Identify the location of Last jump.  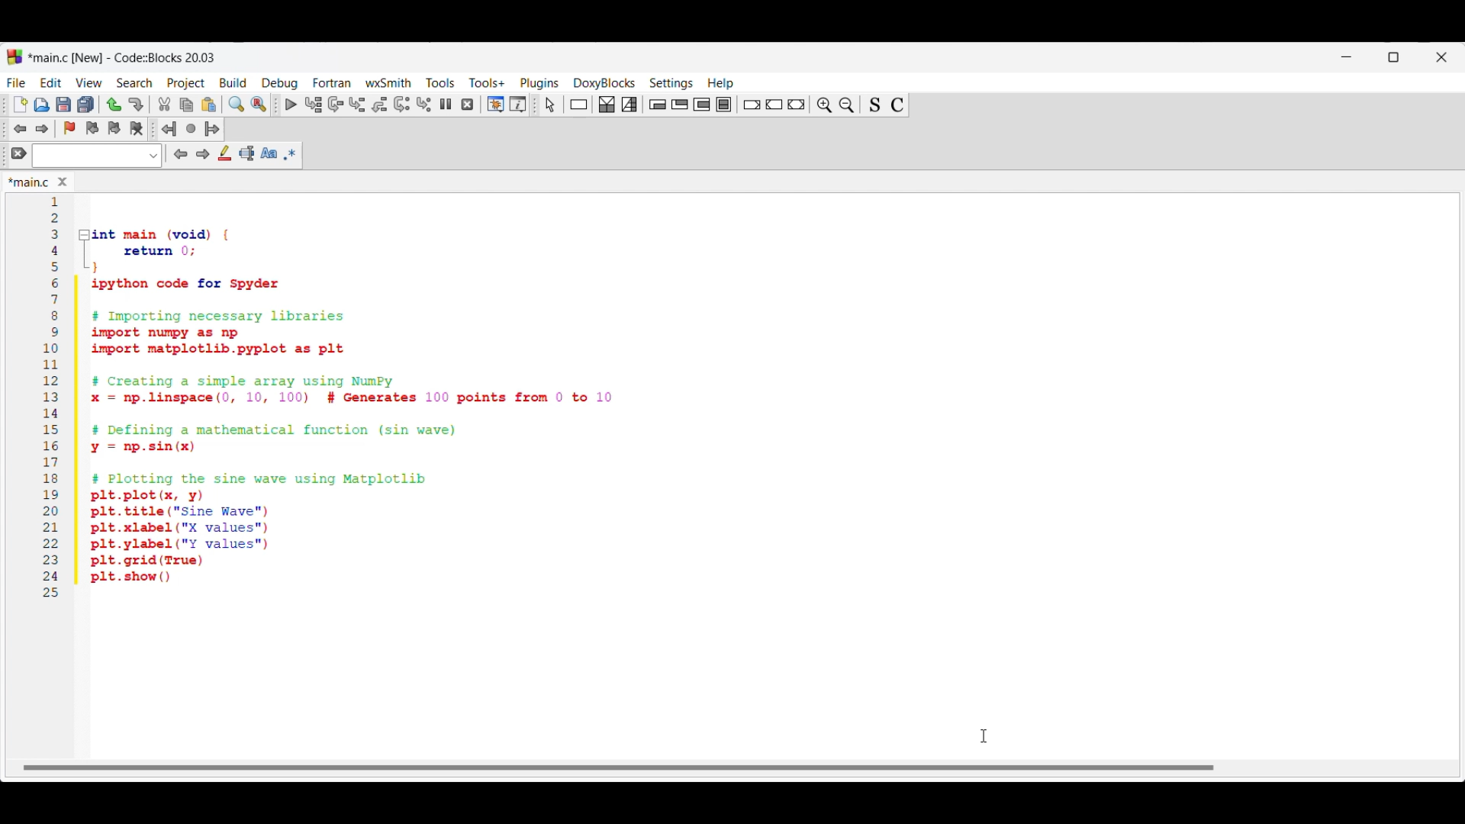
(191, 128).